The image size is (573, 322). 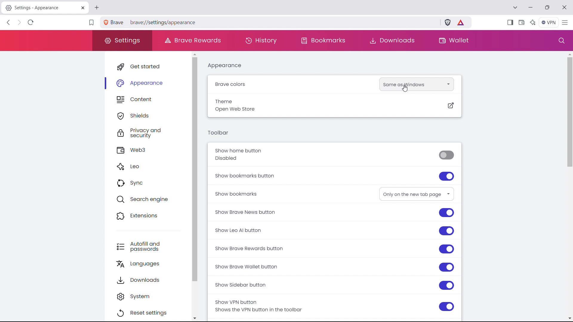 What do you see at coordinates (405, 89) in the screenshot?
I see `cursor` at bounding box center [405, 89].